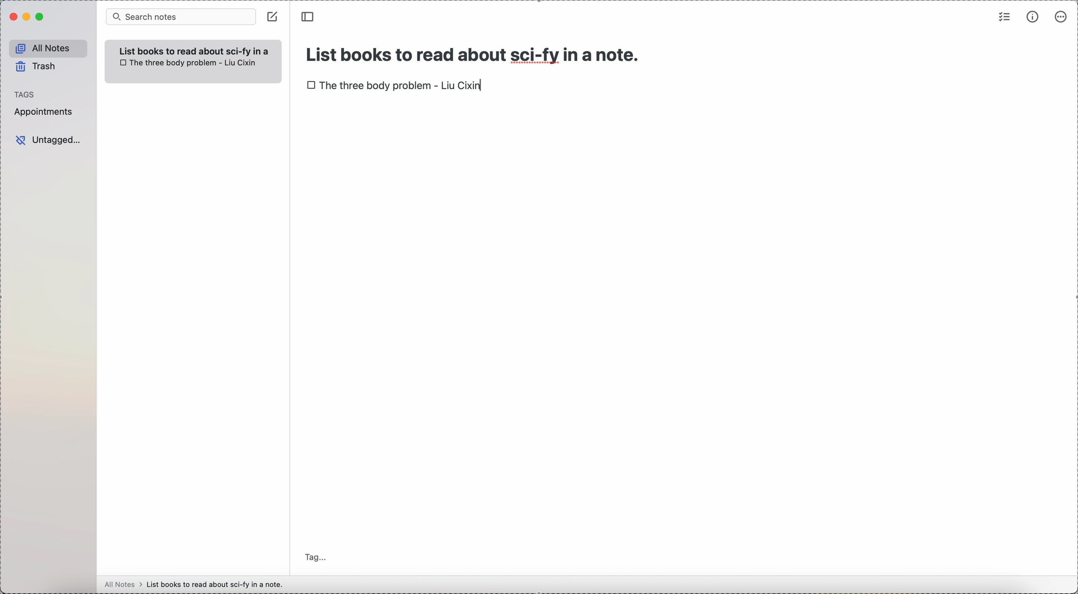 This screenshot has width=1078, height=594. I want to click on trash, so click(36, 67).